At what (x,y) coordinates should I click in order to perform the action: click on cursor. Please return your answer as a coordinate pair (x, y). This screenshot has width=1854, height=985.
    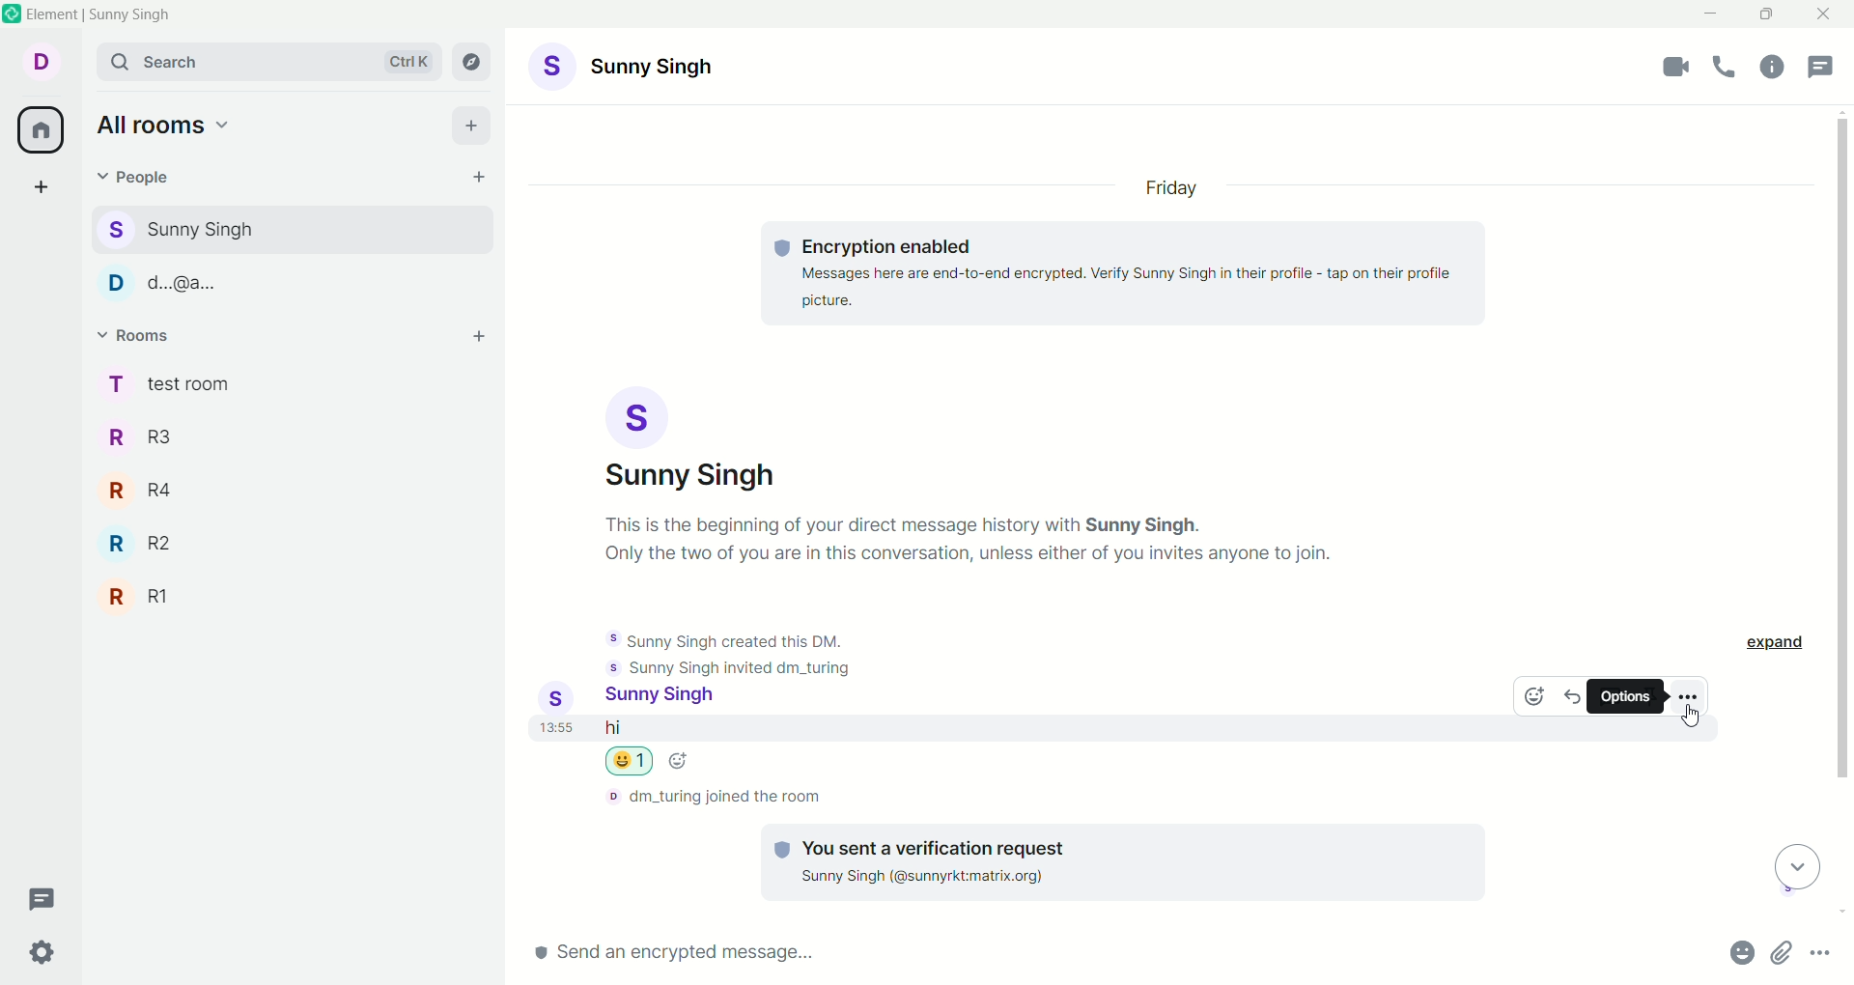
    Looking at the image, I should click on (1696, 718).